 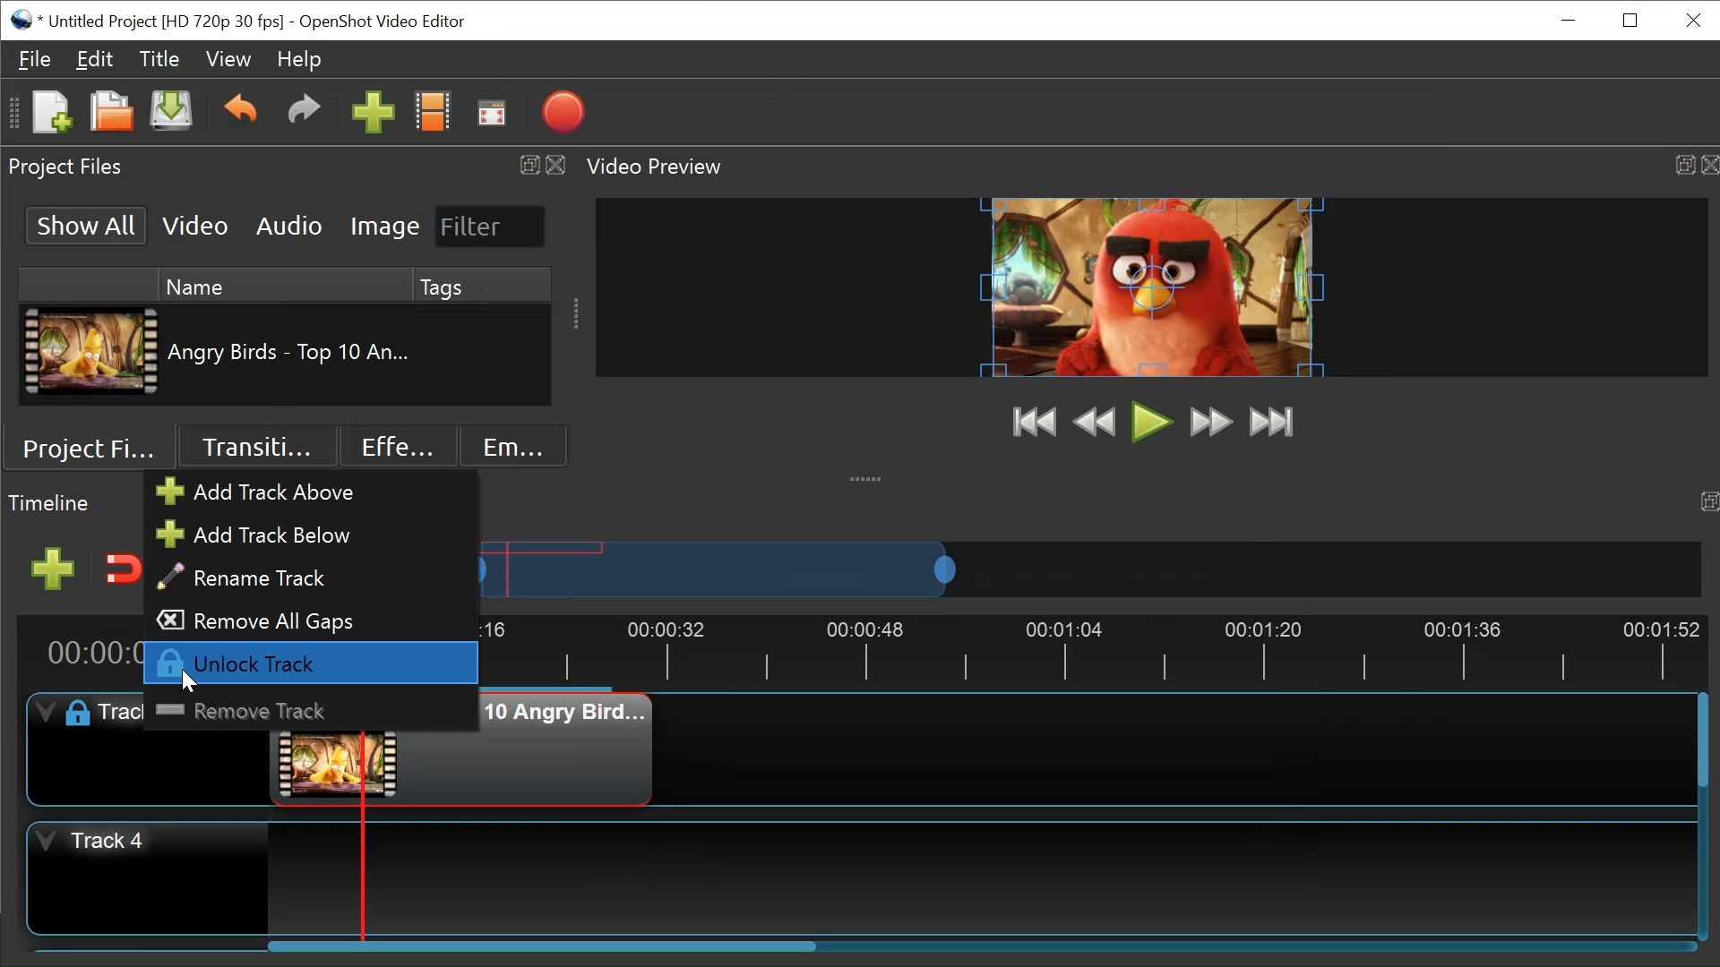 I want to click on Help, so click(x=297, y=59).